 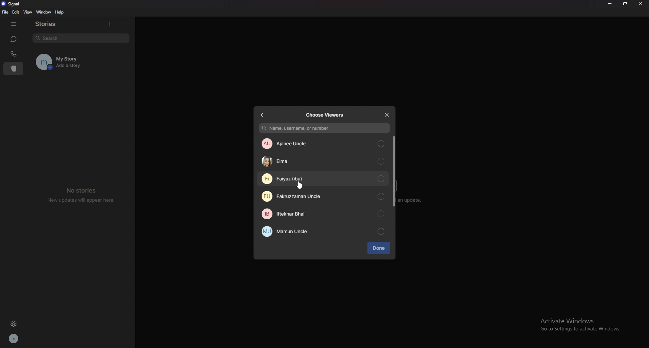 I want to click on mamun uncle, so click(x=323, y=231).